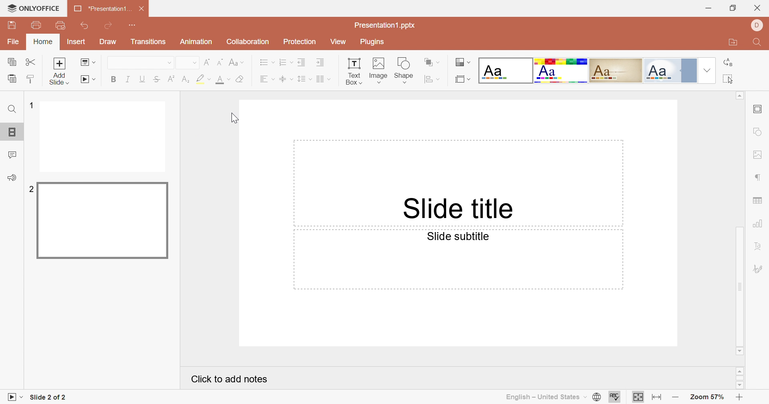 The width and height of the screenshot is (769, 404). Describe the element at coordinates (324, 63) in the screenshot. I see `Increase indent` at that location.